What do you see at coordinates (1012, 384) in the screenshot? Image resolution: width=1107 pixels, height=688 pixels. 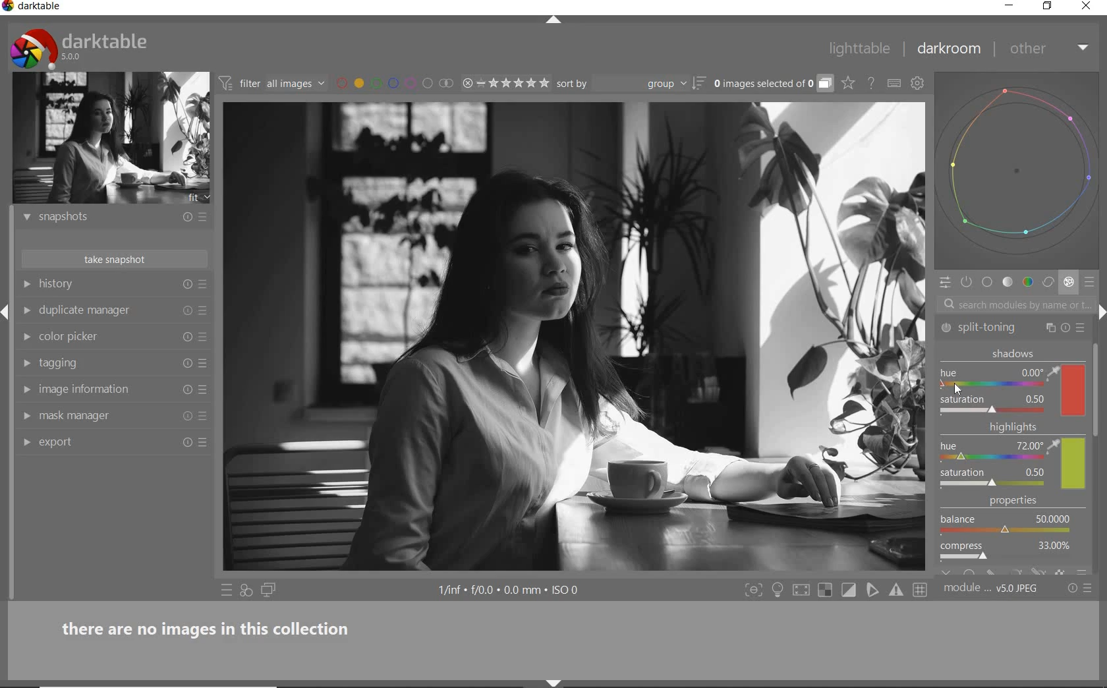 I see `shadows` at bounding box center [1012, 384].